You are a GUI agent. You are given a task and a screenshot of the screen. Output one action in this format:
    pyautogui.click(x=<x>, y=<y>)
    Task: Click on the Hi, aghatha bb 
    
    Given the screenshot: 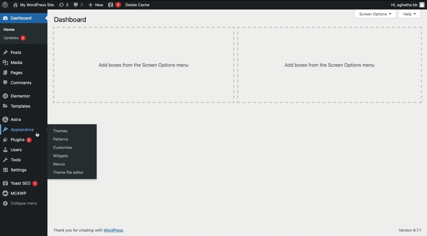 What is the action you would take?
    pyautogui.click(x=406, y=4)
    